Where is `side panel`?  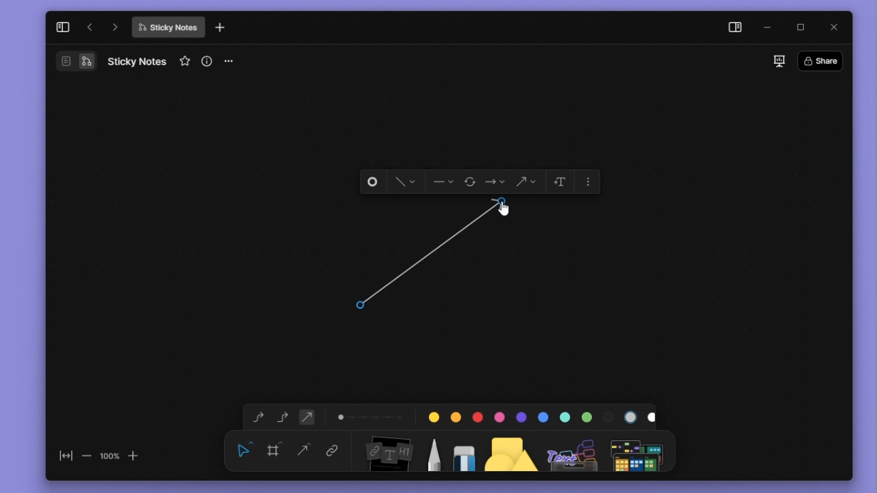 side panel is located at coordinates (732, 29).